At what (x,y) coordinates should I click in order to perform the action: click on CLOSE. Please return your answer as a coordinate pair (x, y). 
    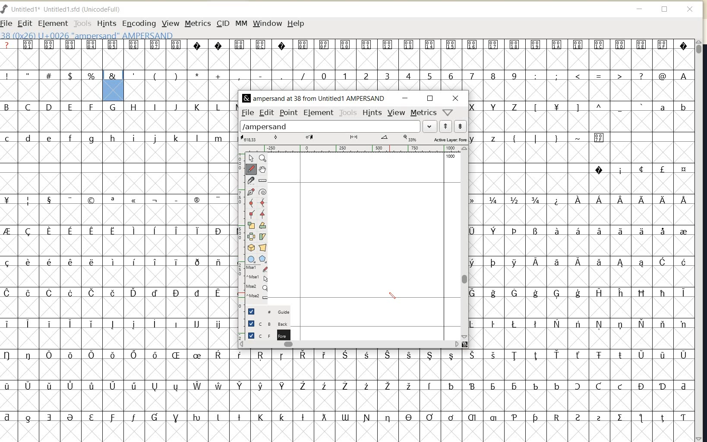
    Looking at the image, I should click on (457, 98).